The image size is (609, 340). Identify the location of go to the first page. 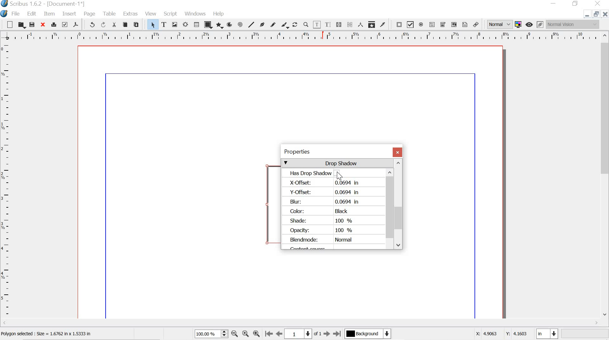
(269, 334).